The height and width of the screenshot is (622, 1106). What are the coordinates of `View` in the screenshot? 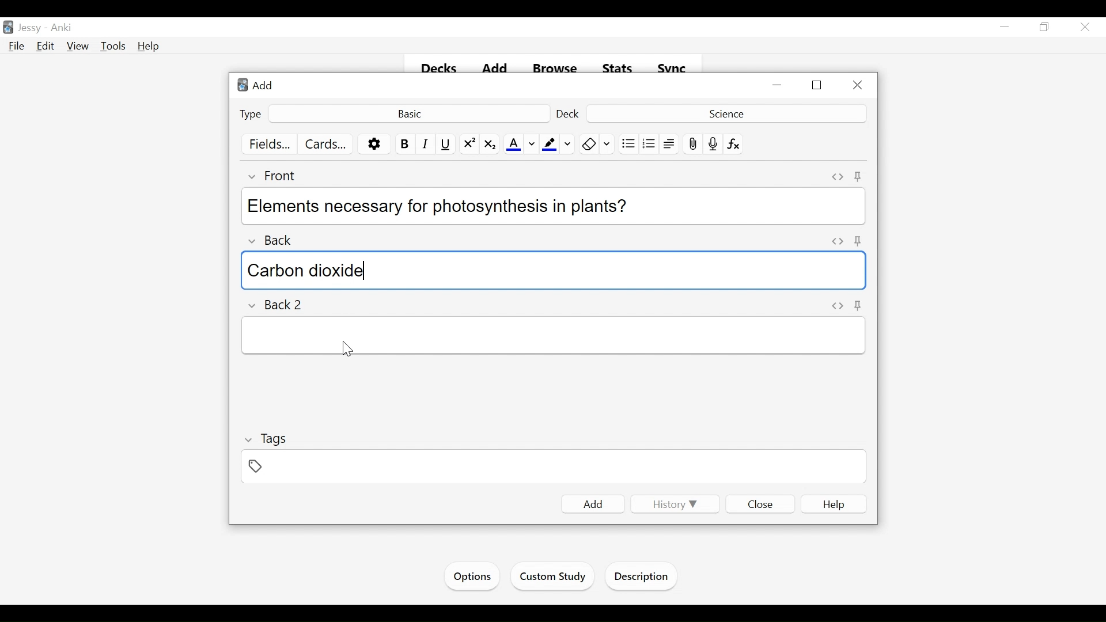 It's located at (78, 47).